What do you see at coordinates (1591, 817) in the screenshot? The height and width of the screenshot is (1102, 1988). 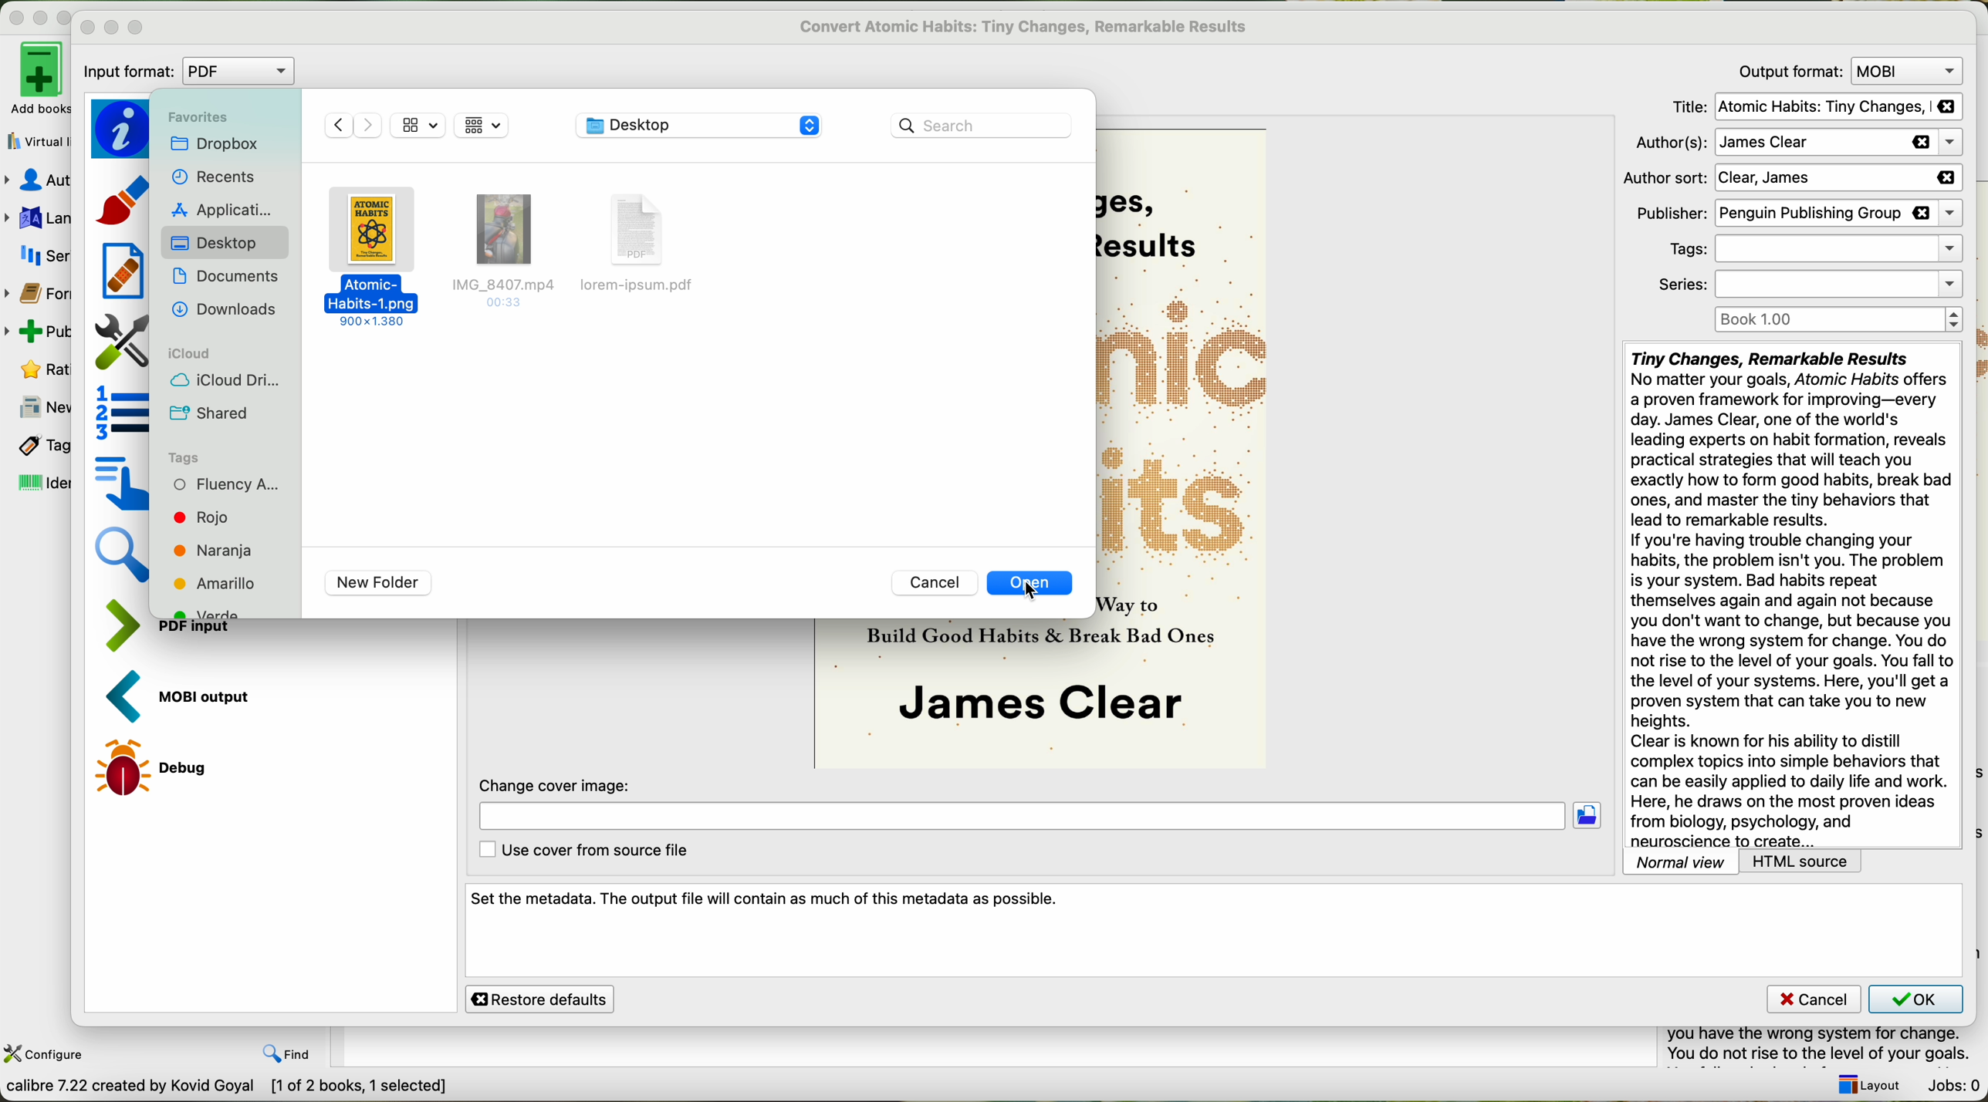 I see `click on folder location` at bounding box center [1591, 817].